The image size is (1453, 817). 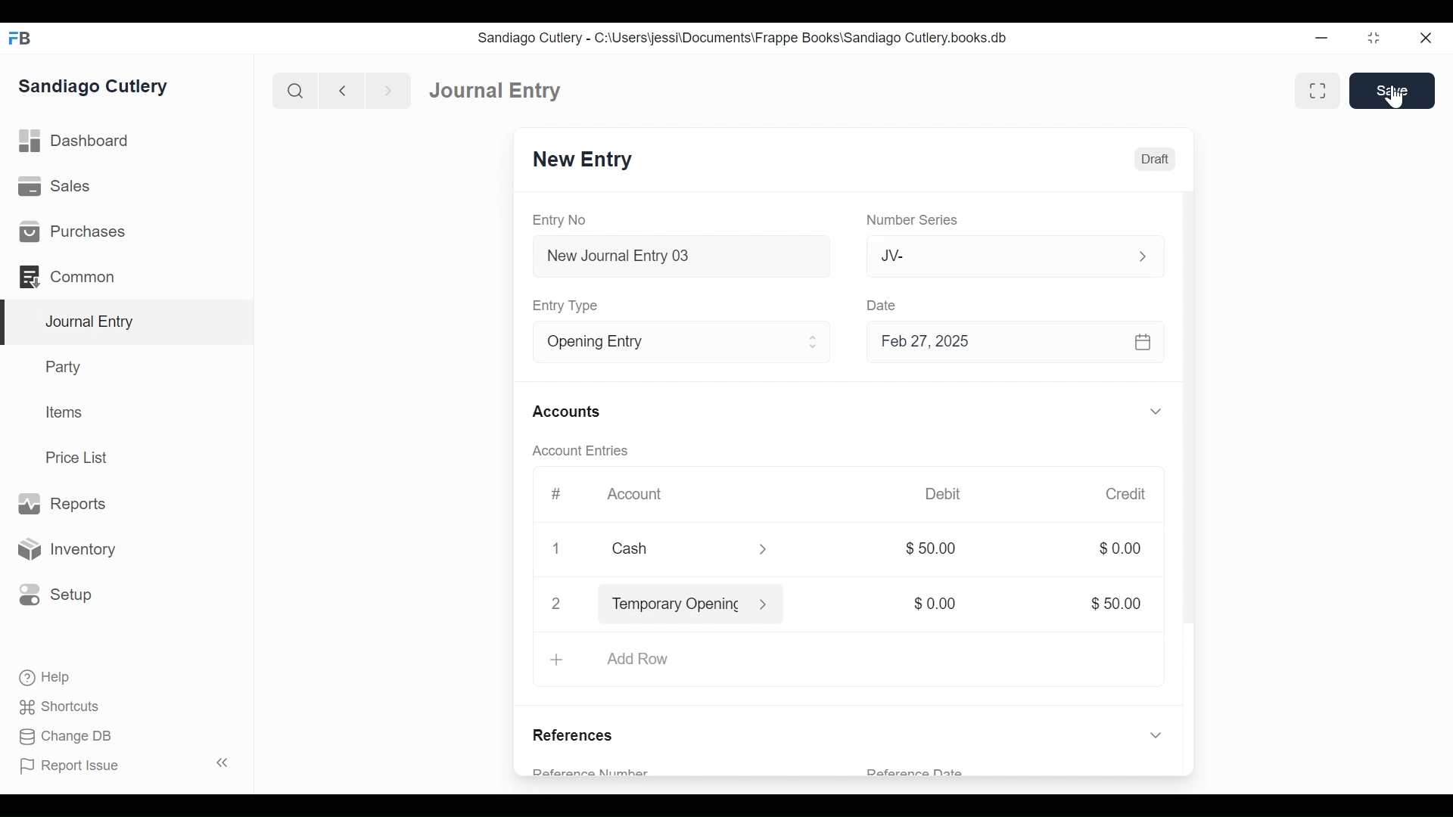 What do you see at coordinates (944, 492) in the screenshot?
I see `Debit` at bounding box center [944, 492].